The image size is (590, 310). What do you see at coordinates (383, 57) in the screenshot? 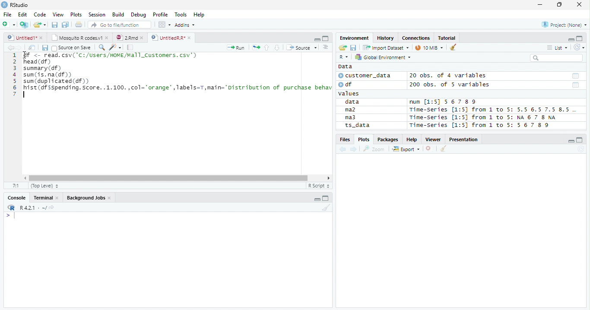
I see `Global Environment` at bounding box center [383, 57].